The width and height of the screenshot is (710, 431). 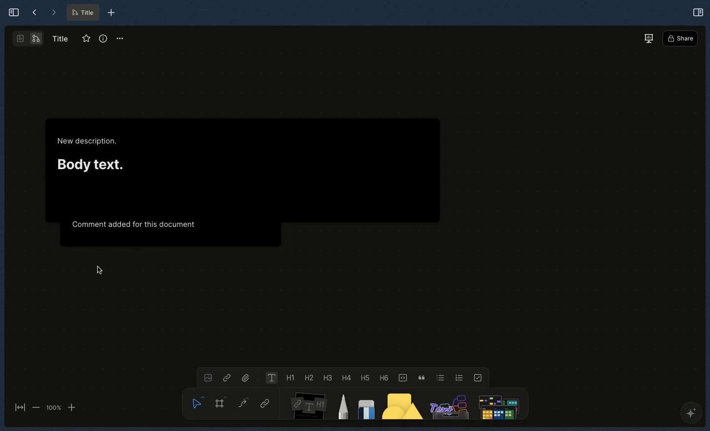 What do you see at coordinates (90, 163) in the screenshot?
I see `Body text.` at bounding box center [90, 163].